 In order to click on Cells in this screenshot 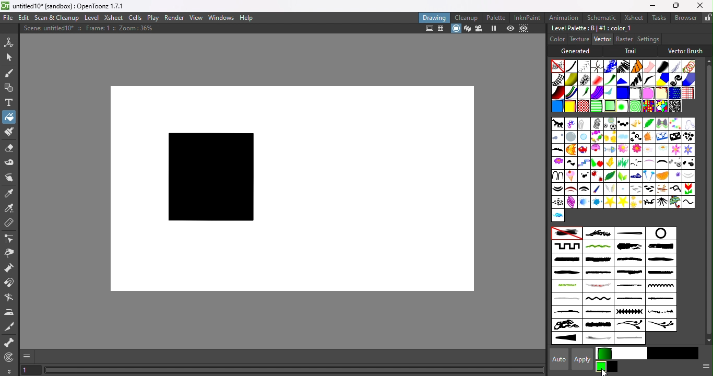, I will do `click(135, 18)`.